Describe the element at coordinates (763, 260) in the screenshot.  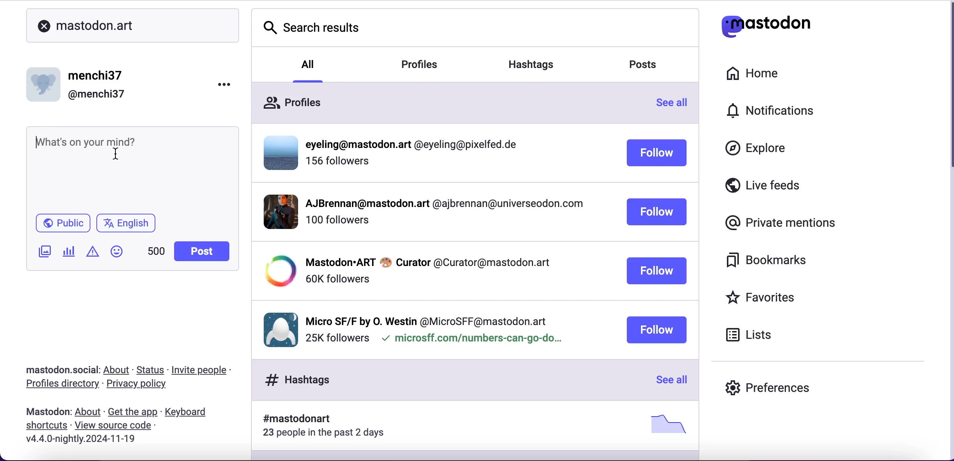
I see `bookmarks` at that location.